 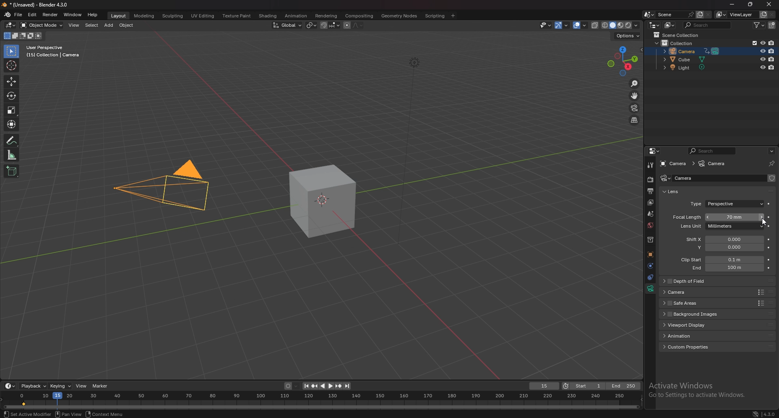 What do you see at coordinates (81, 386) in the screenshot?
I see `view` at bounding box center [81, 386].